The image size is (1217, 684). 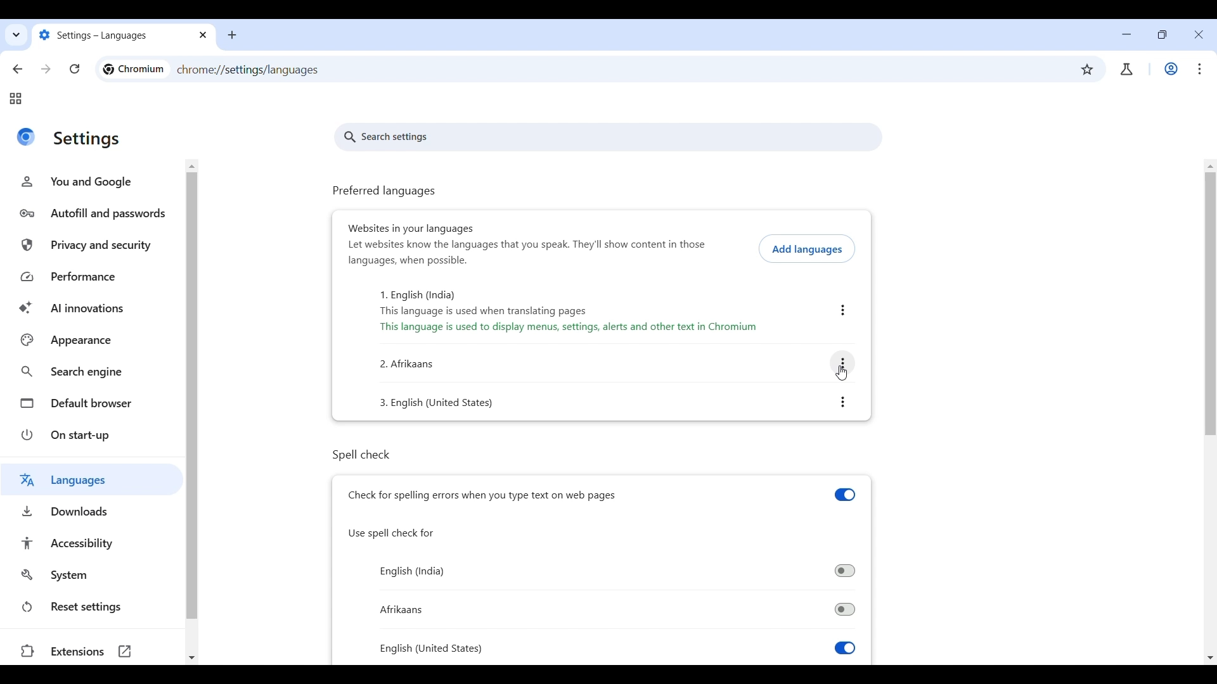 What do you see at coordinates (840, 374) in the screenshot?
I see `Cursor clicking on Afrikaans setting` at bounding box center [840, 374].